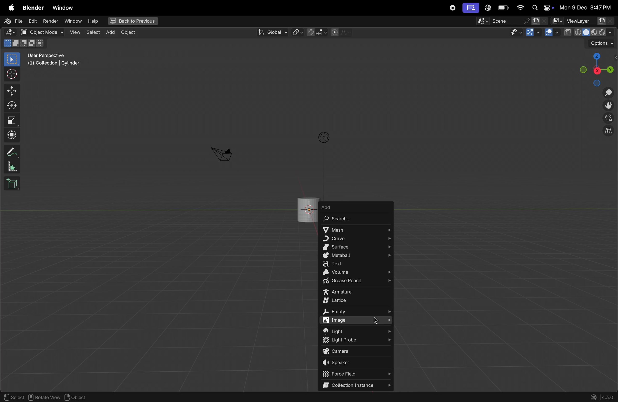 The image size is (618, 402). What do you see at coordinates (357, 363) in the screenshot?
I see `speaker` at bounding box center [357, 363].